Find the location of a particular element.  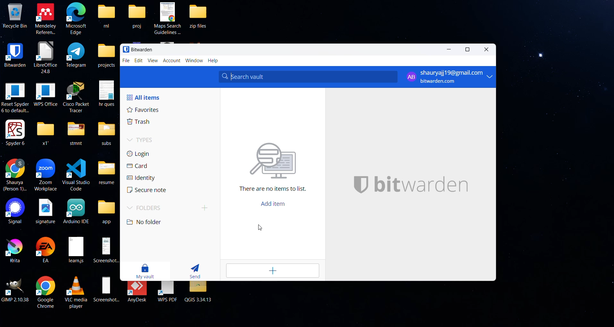

file is located at coordinates (125, 61).